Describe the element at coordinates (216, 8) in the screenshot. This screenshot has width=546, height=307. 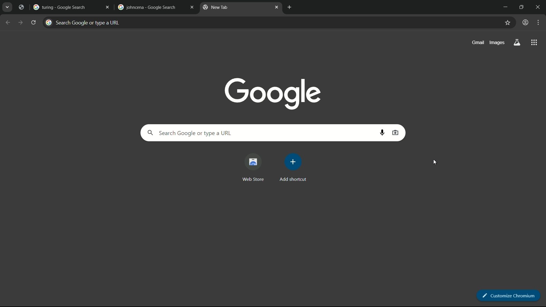
I see `new tab restored` at that location.